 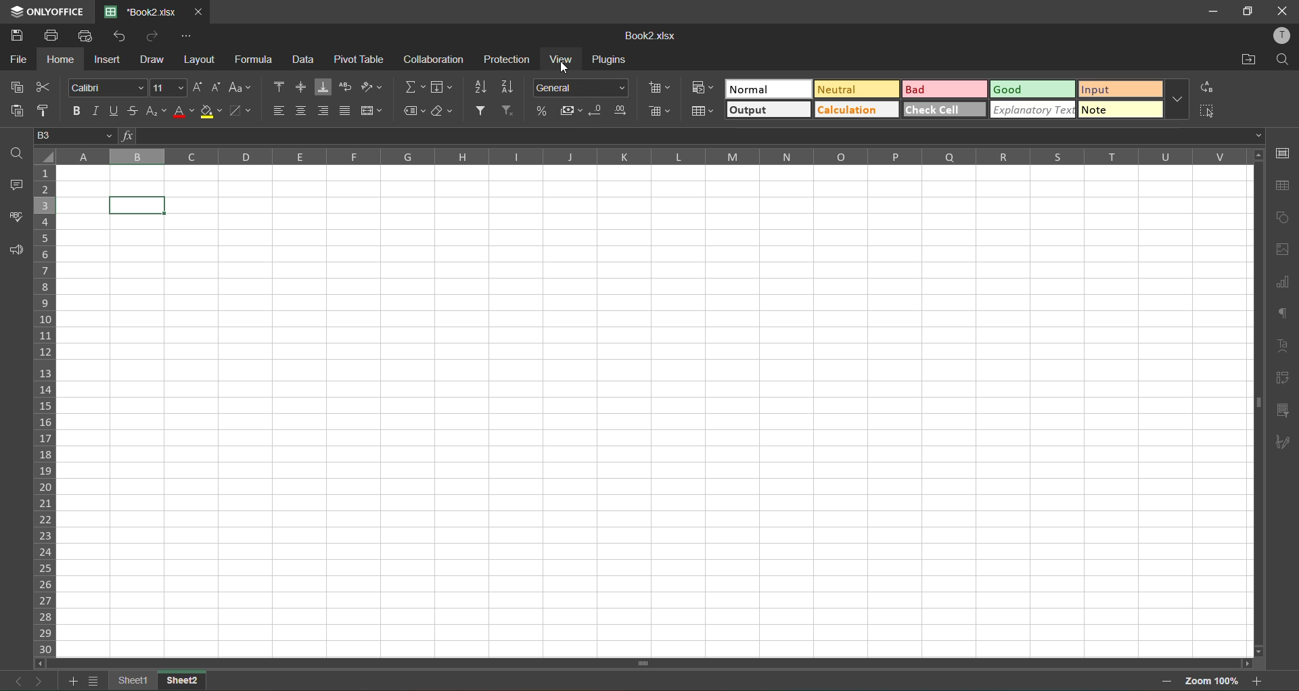 What do you see at coordinates (1210, 10) in the screenshot?
I see `minimize` at bounding box center [1210, 10].